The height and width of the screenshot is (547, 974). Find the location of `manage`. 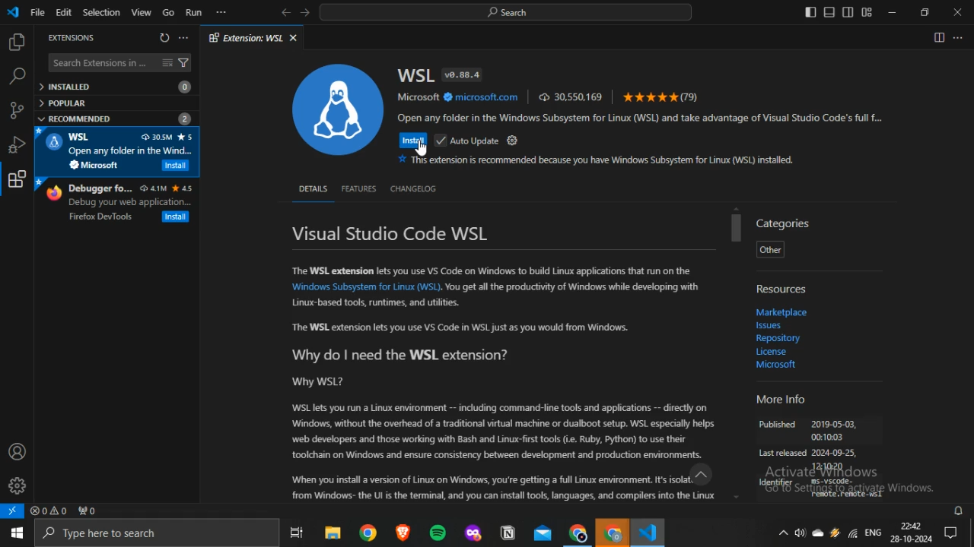

manage is located at coordinates (17, 485).